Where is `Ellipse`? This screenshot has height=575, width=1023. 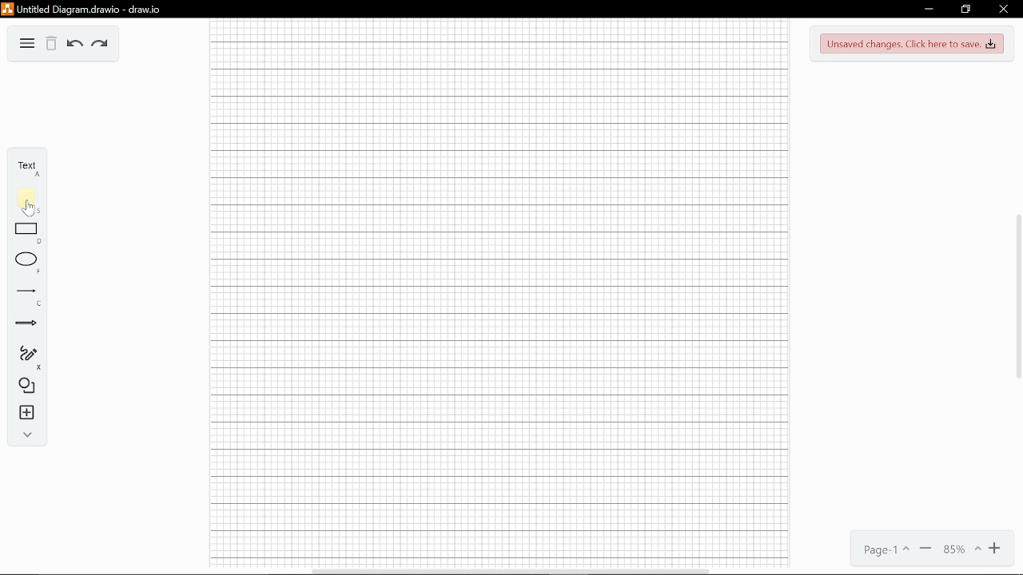
Ellipse is located at coordinates (26, 260).